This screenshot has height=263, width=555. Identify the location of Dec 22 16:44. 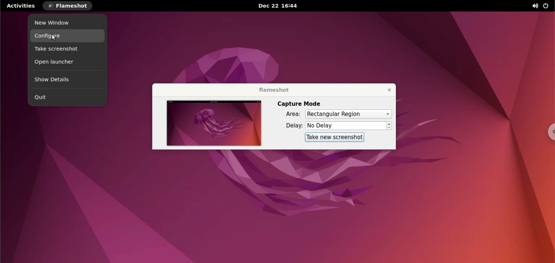
(280, 6).